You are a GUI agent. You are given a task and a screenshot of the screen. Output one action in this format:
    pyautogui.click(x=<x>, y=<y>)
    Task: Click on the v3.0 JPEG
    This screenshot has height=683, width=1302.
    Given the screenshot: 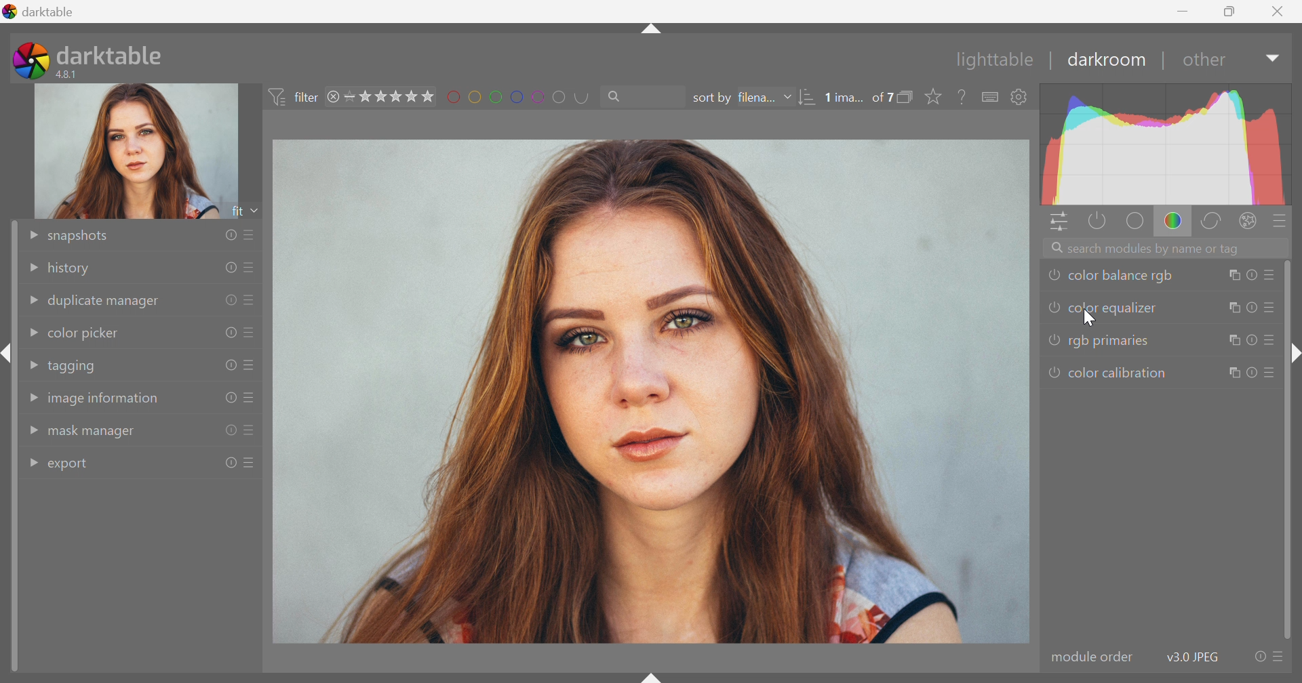 What is the action you would take?
    pyautogui.click(x=1189, y=657)
    